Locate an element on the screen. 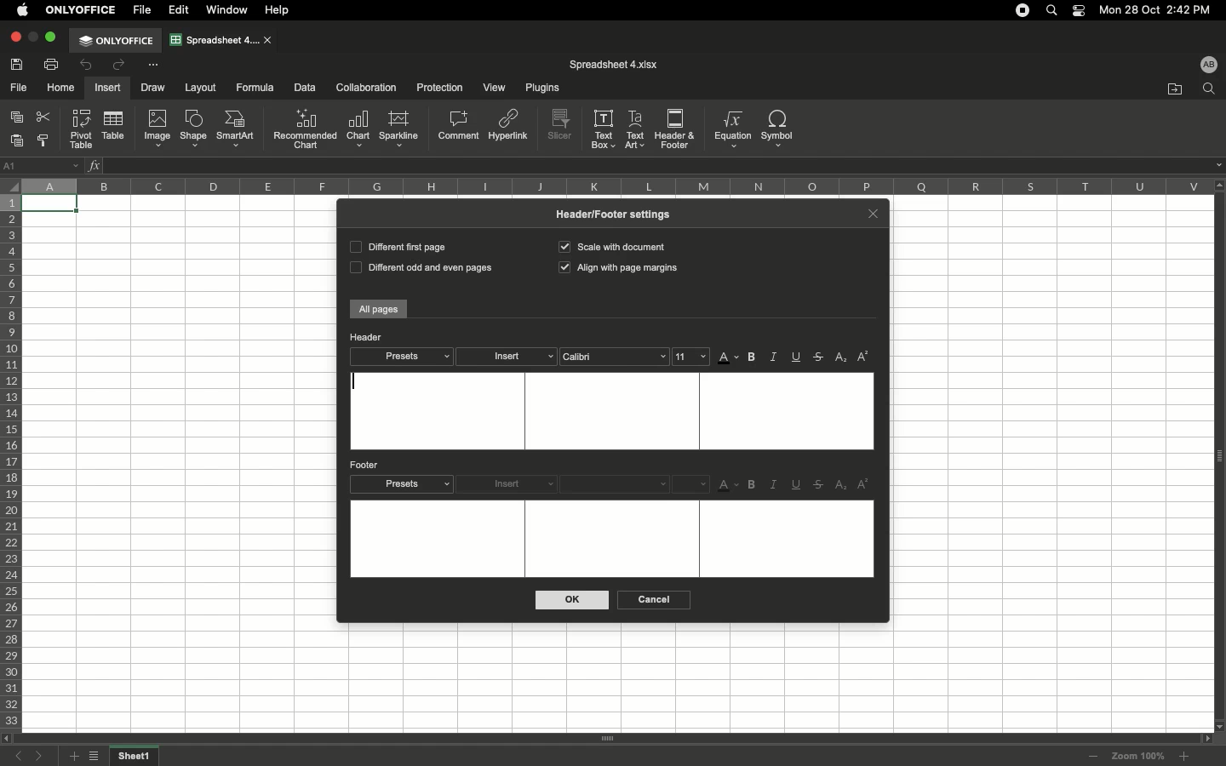 The image size is (1226, 766). Symbol is located at coordinates (779, 129).